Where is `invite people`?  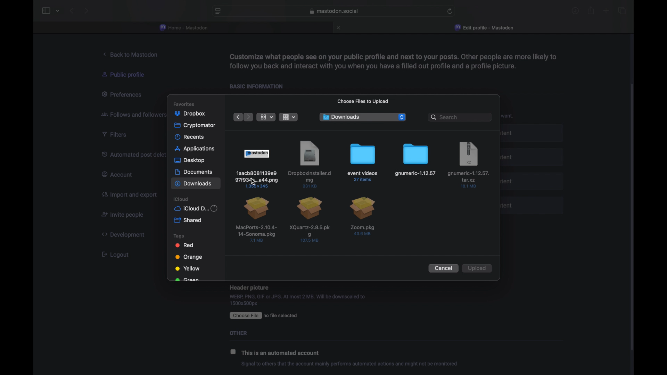
invite people is located at coordinates (123, 215).